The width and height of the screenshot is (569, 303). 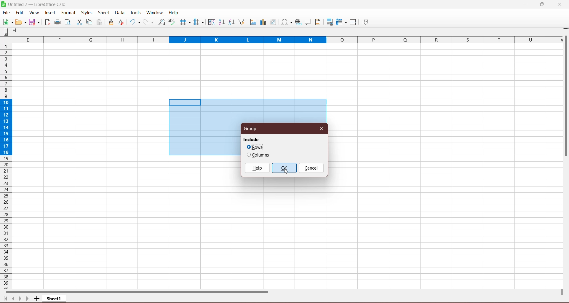 What do you see at coordinates (211, 22) in the screenshot?
I see `Sort` at bounding box center [211, 22].